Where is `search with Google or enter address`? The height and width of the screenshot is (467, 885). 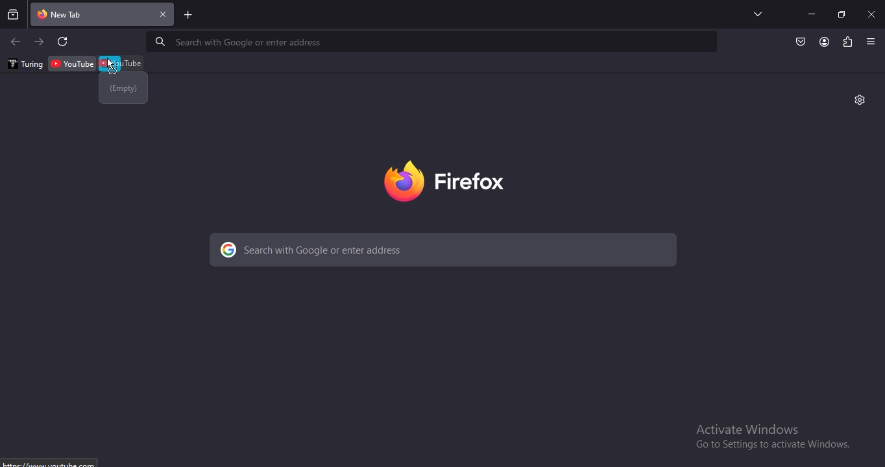 search with Google or enter address is located at coordinates (368, 248).